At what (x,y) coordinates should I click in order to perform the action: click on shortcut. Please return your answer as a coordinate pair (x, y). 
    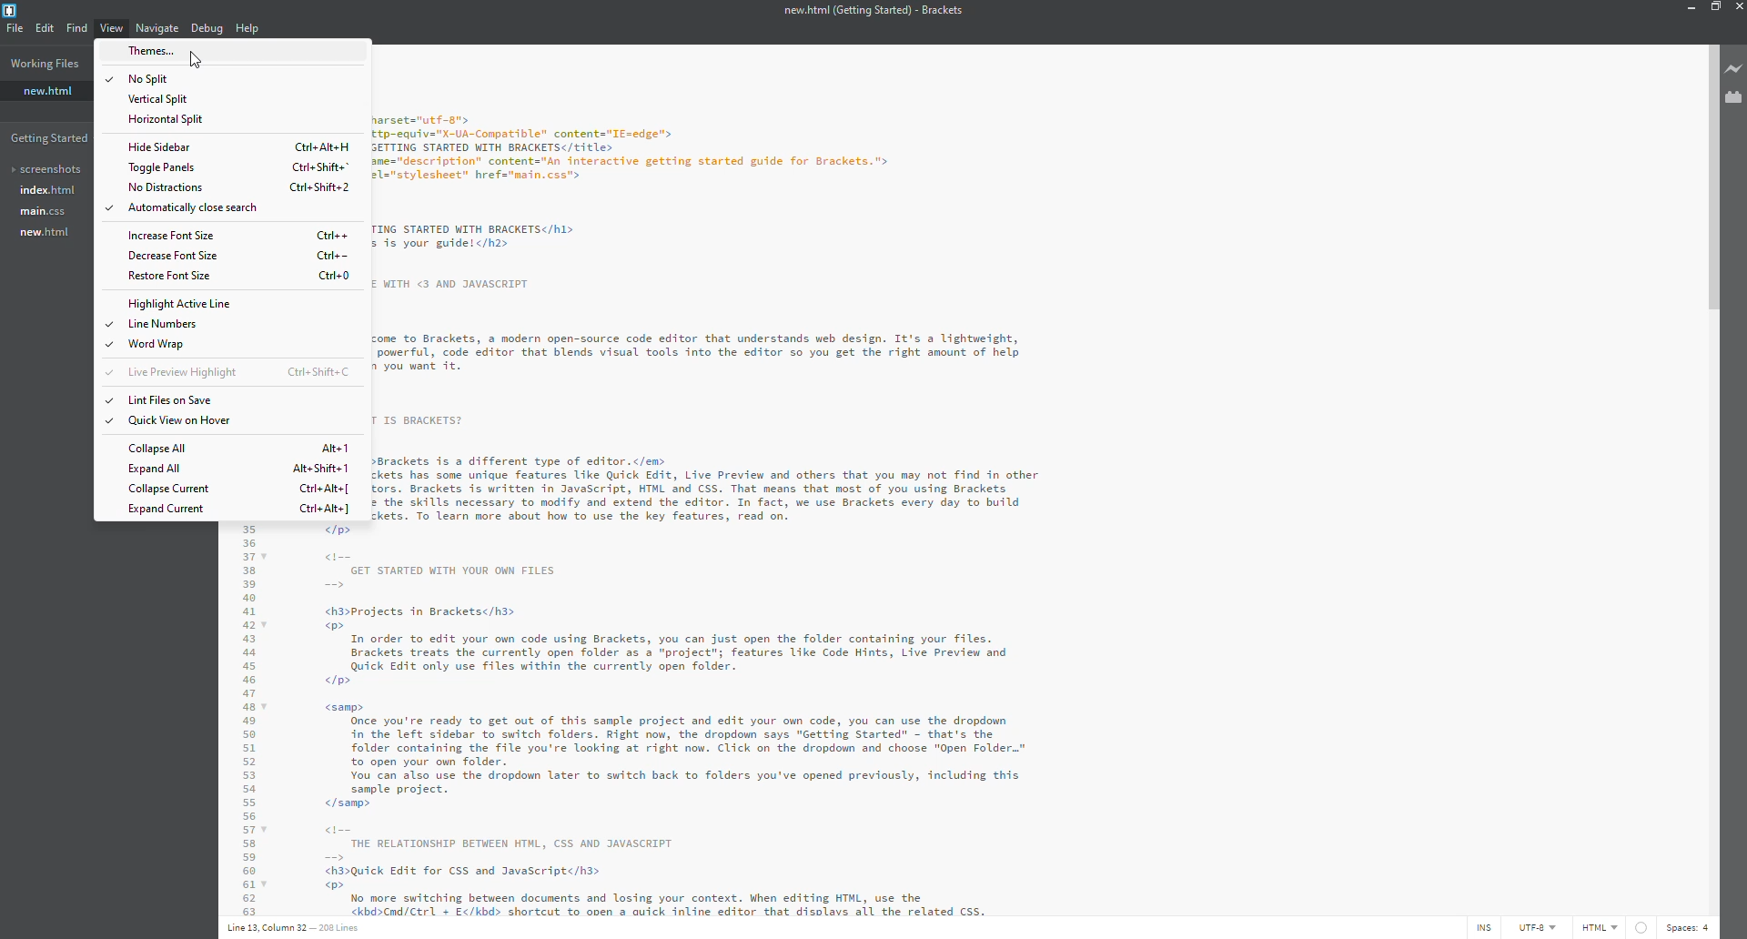
    Looking at the image, I should click on (337, 275).